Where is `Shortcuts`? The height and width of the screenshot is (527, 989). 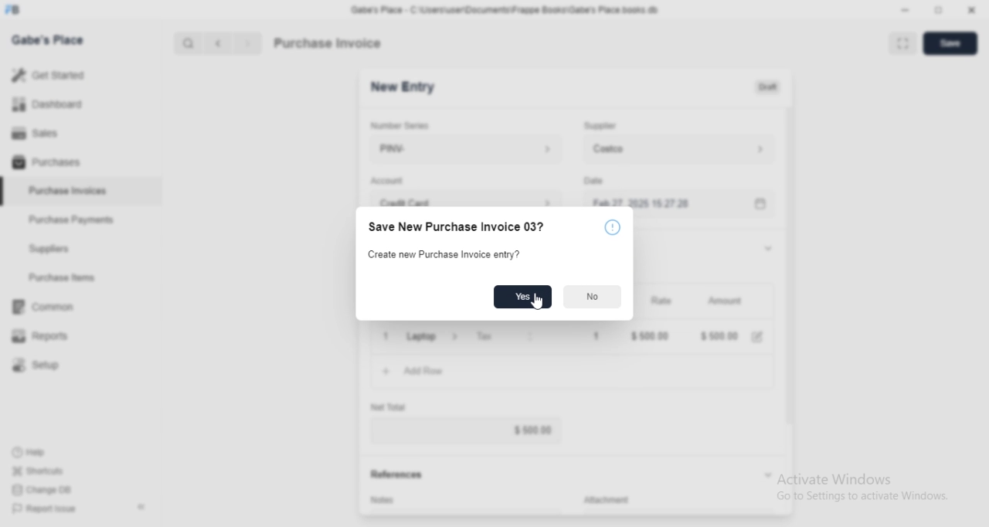
Shortcuts is located at coordinates (39, 471).